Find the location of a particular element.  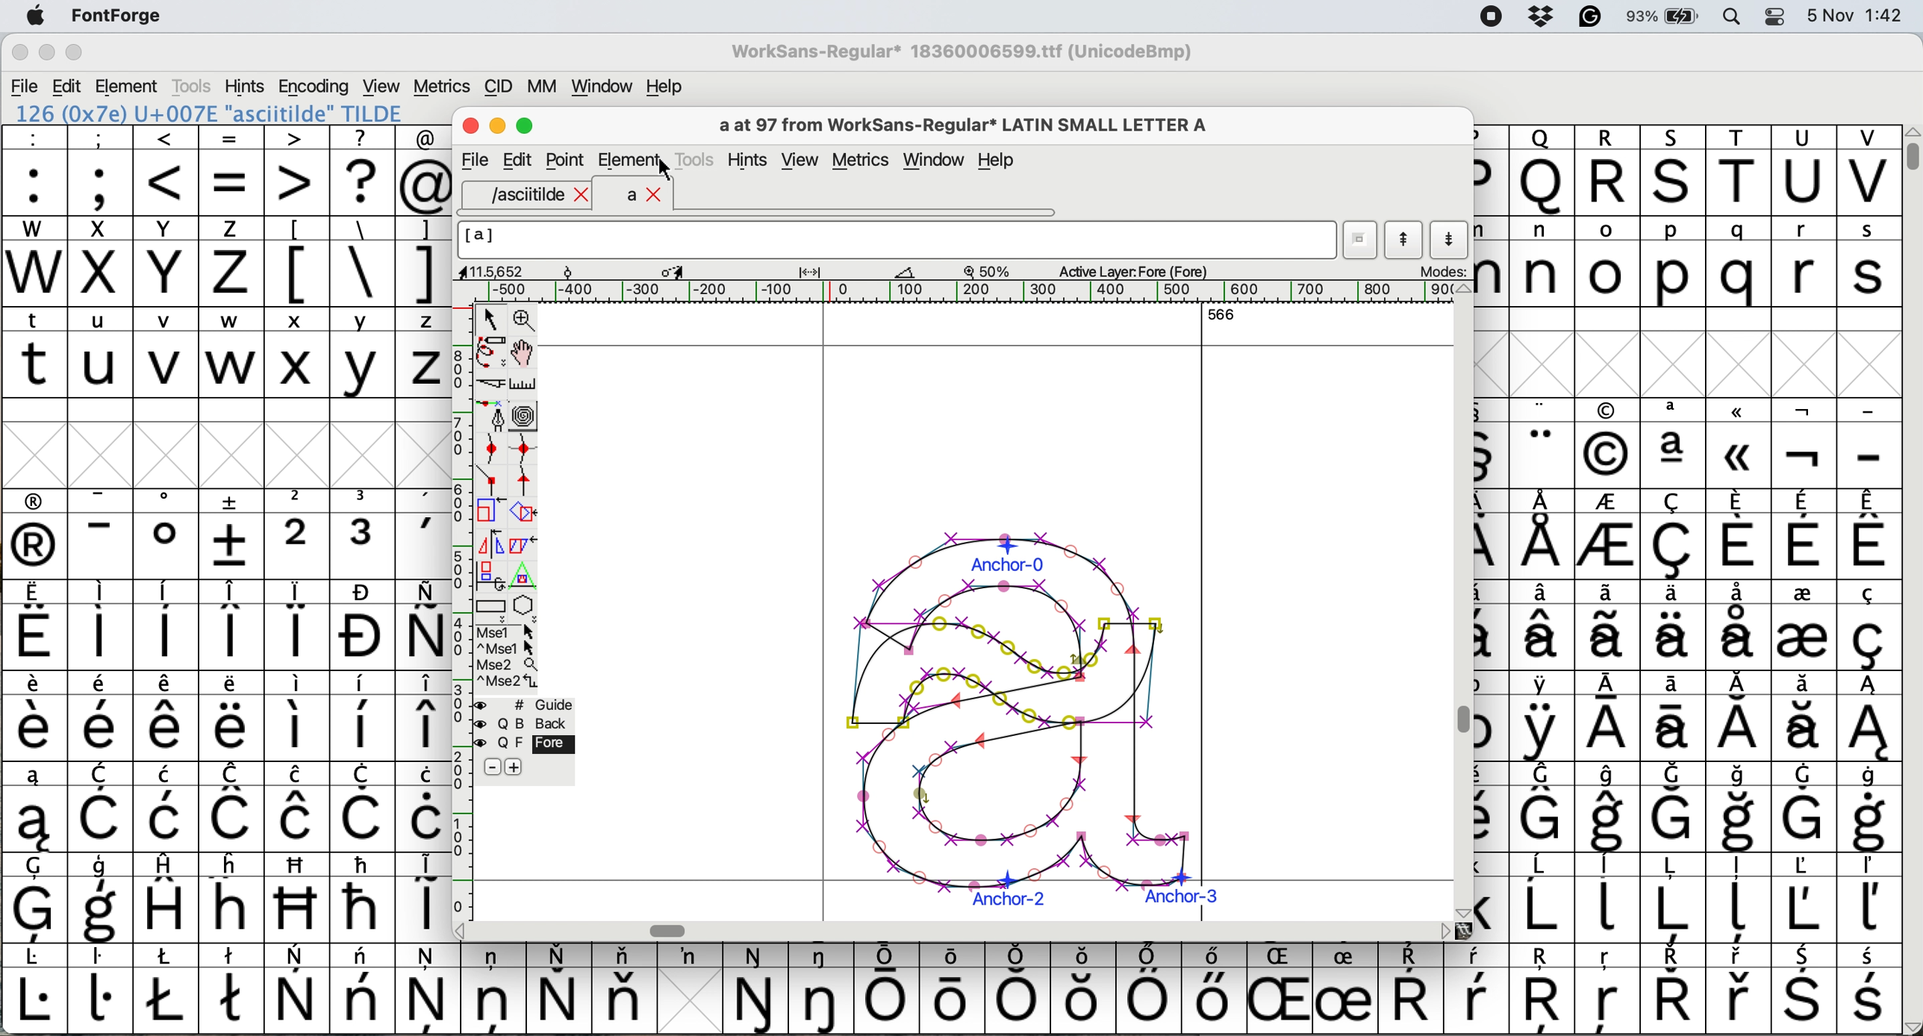

add is located at coordinates (516, 767).